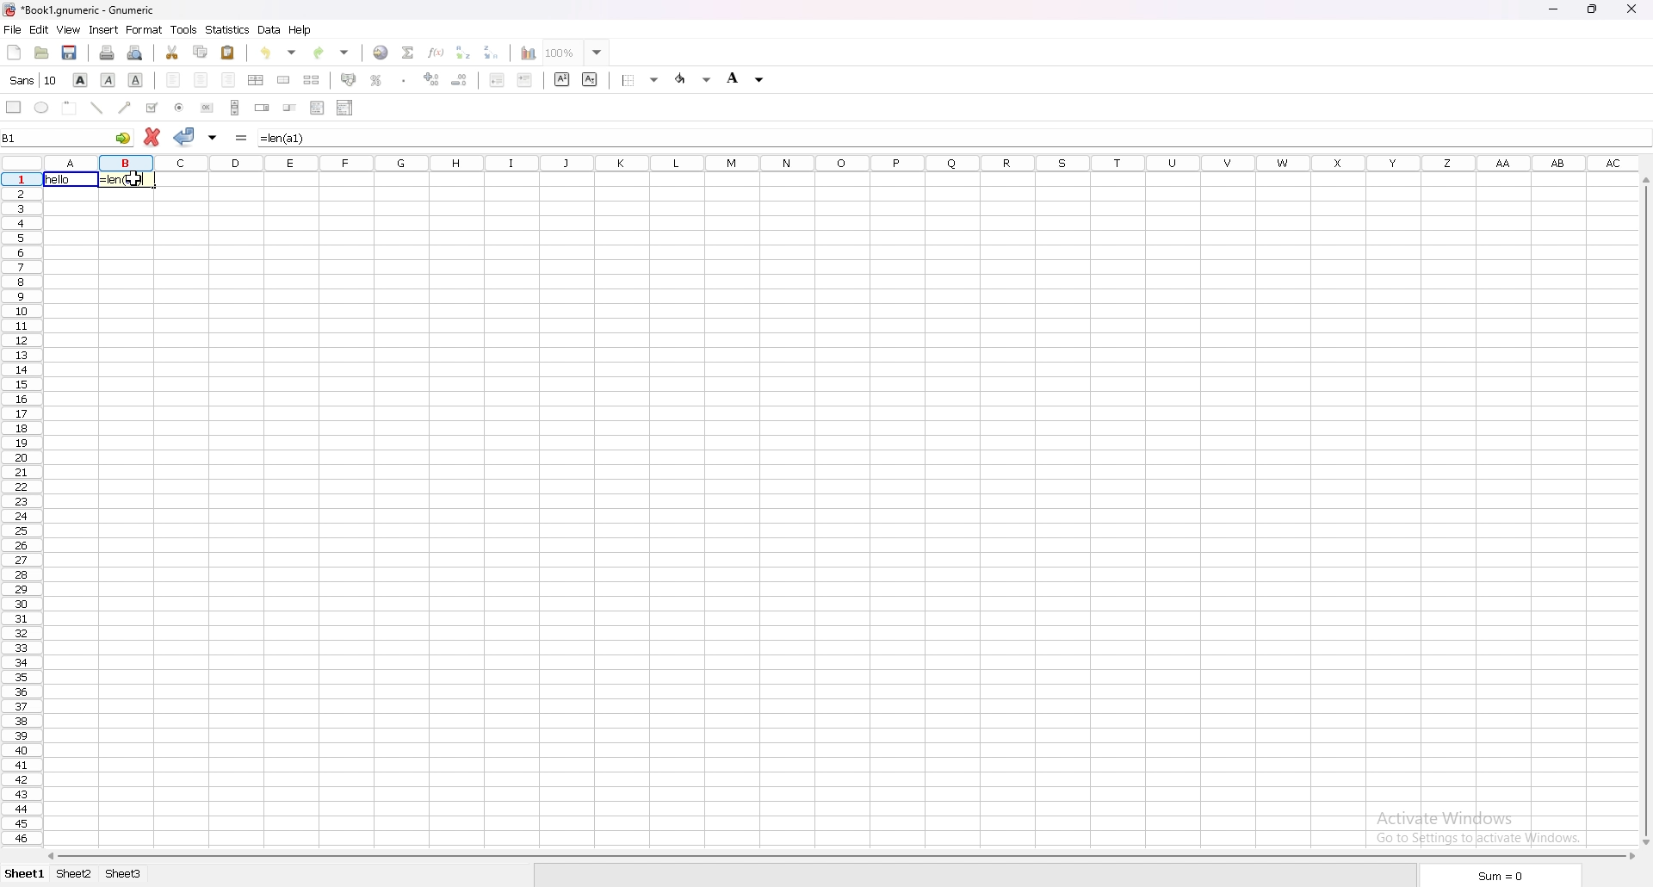  I want to click on superscript, so click(562, 79).